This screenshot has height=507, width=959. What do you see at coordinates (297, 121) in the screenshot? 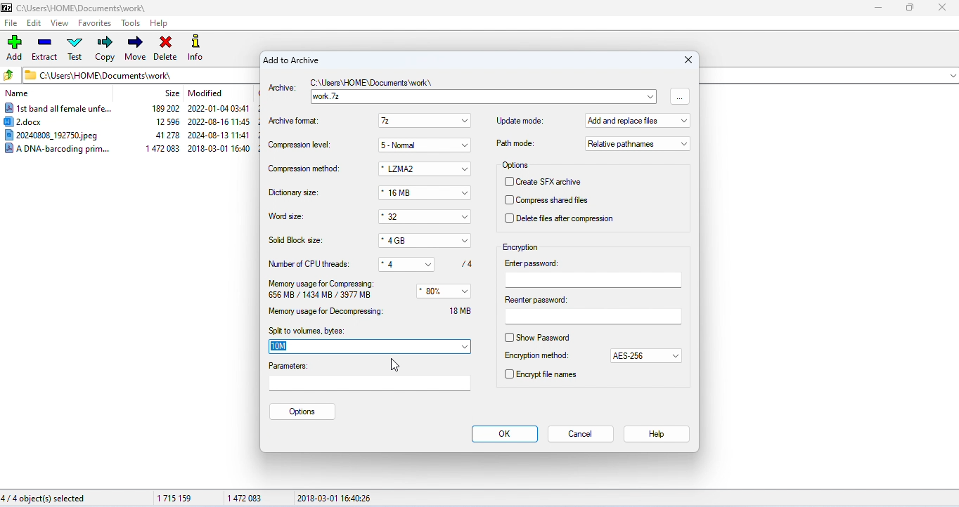
I see `archive format` at bounding box center [297, 121].